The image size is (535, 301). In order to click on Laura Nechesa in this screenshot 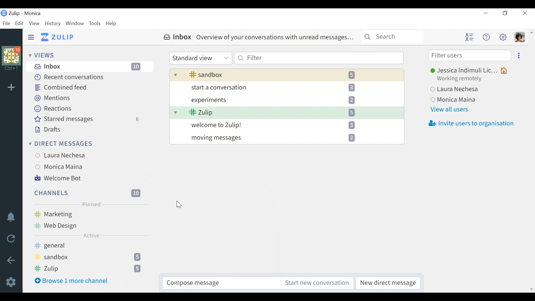, I will do `click(469, 90)`.